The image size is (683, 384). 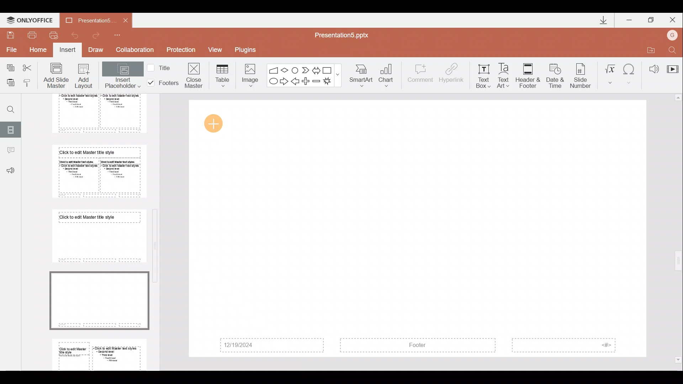 What do you see at coordinates (221, 75) in the screenshot?
I see `Table` at bounding box center [221, 75].